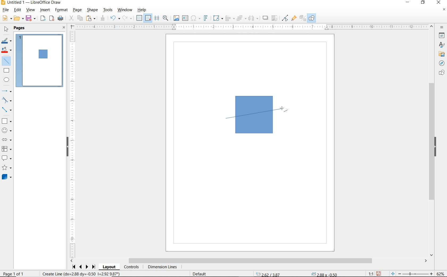 Image resolution: width=447 pixels, height=277 pixels. Describe the element at coordinates (441, 54) in the screenshot. I see `GALLERY` at that location.